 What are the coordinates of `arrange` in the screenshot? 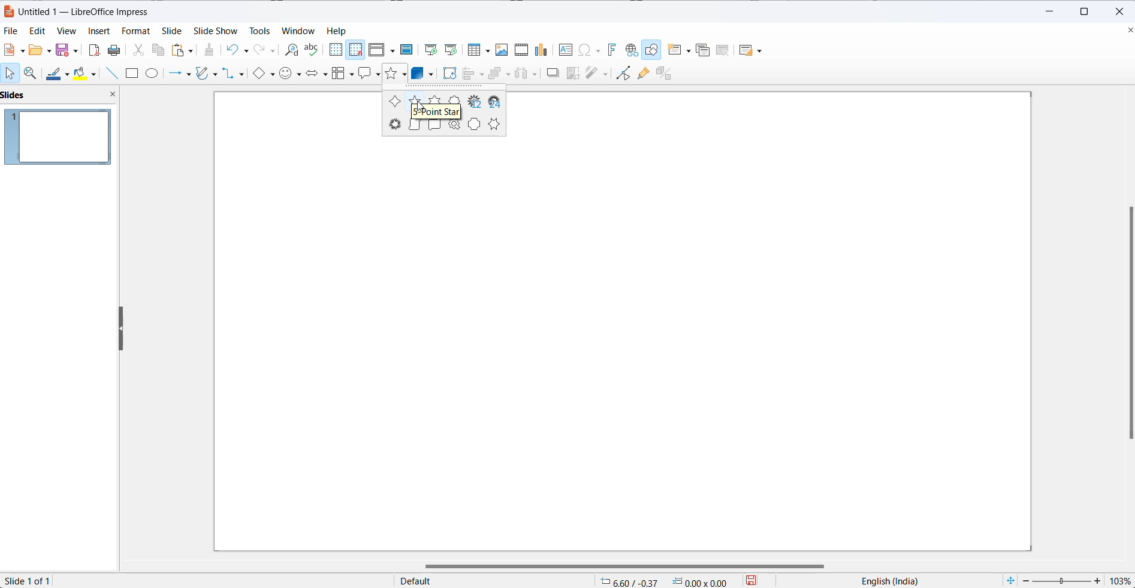 It's located at (499, 74).